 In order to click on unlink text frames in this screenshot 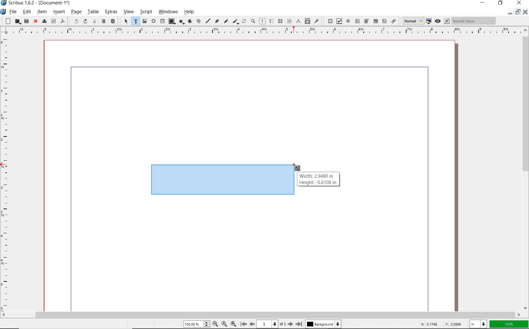, I will do `click(289, 21)`.